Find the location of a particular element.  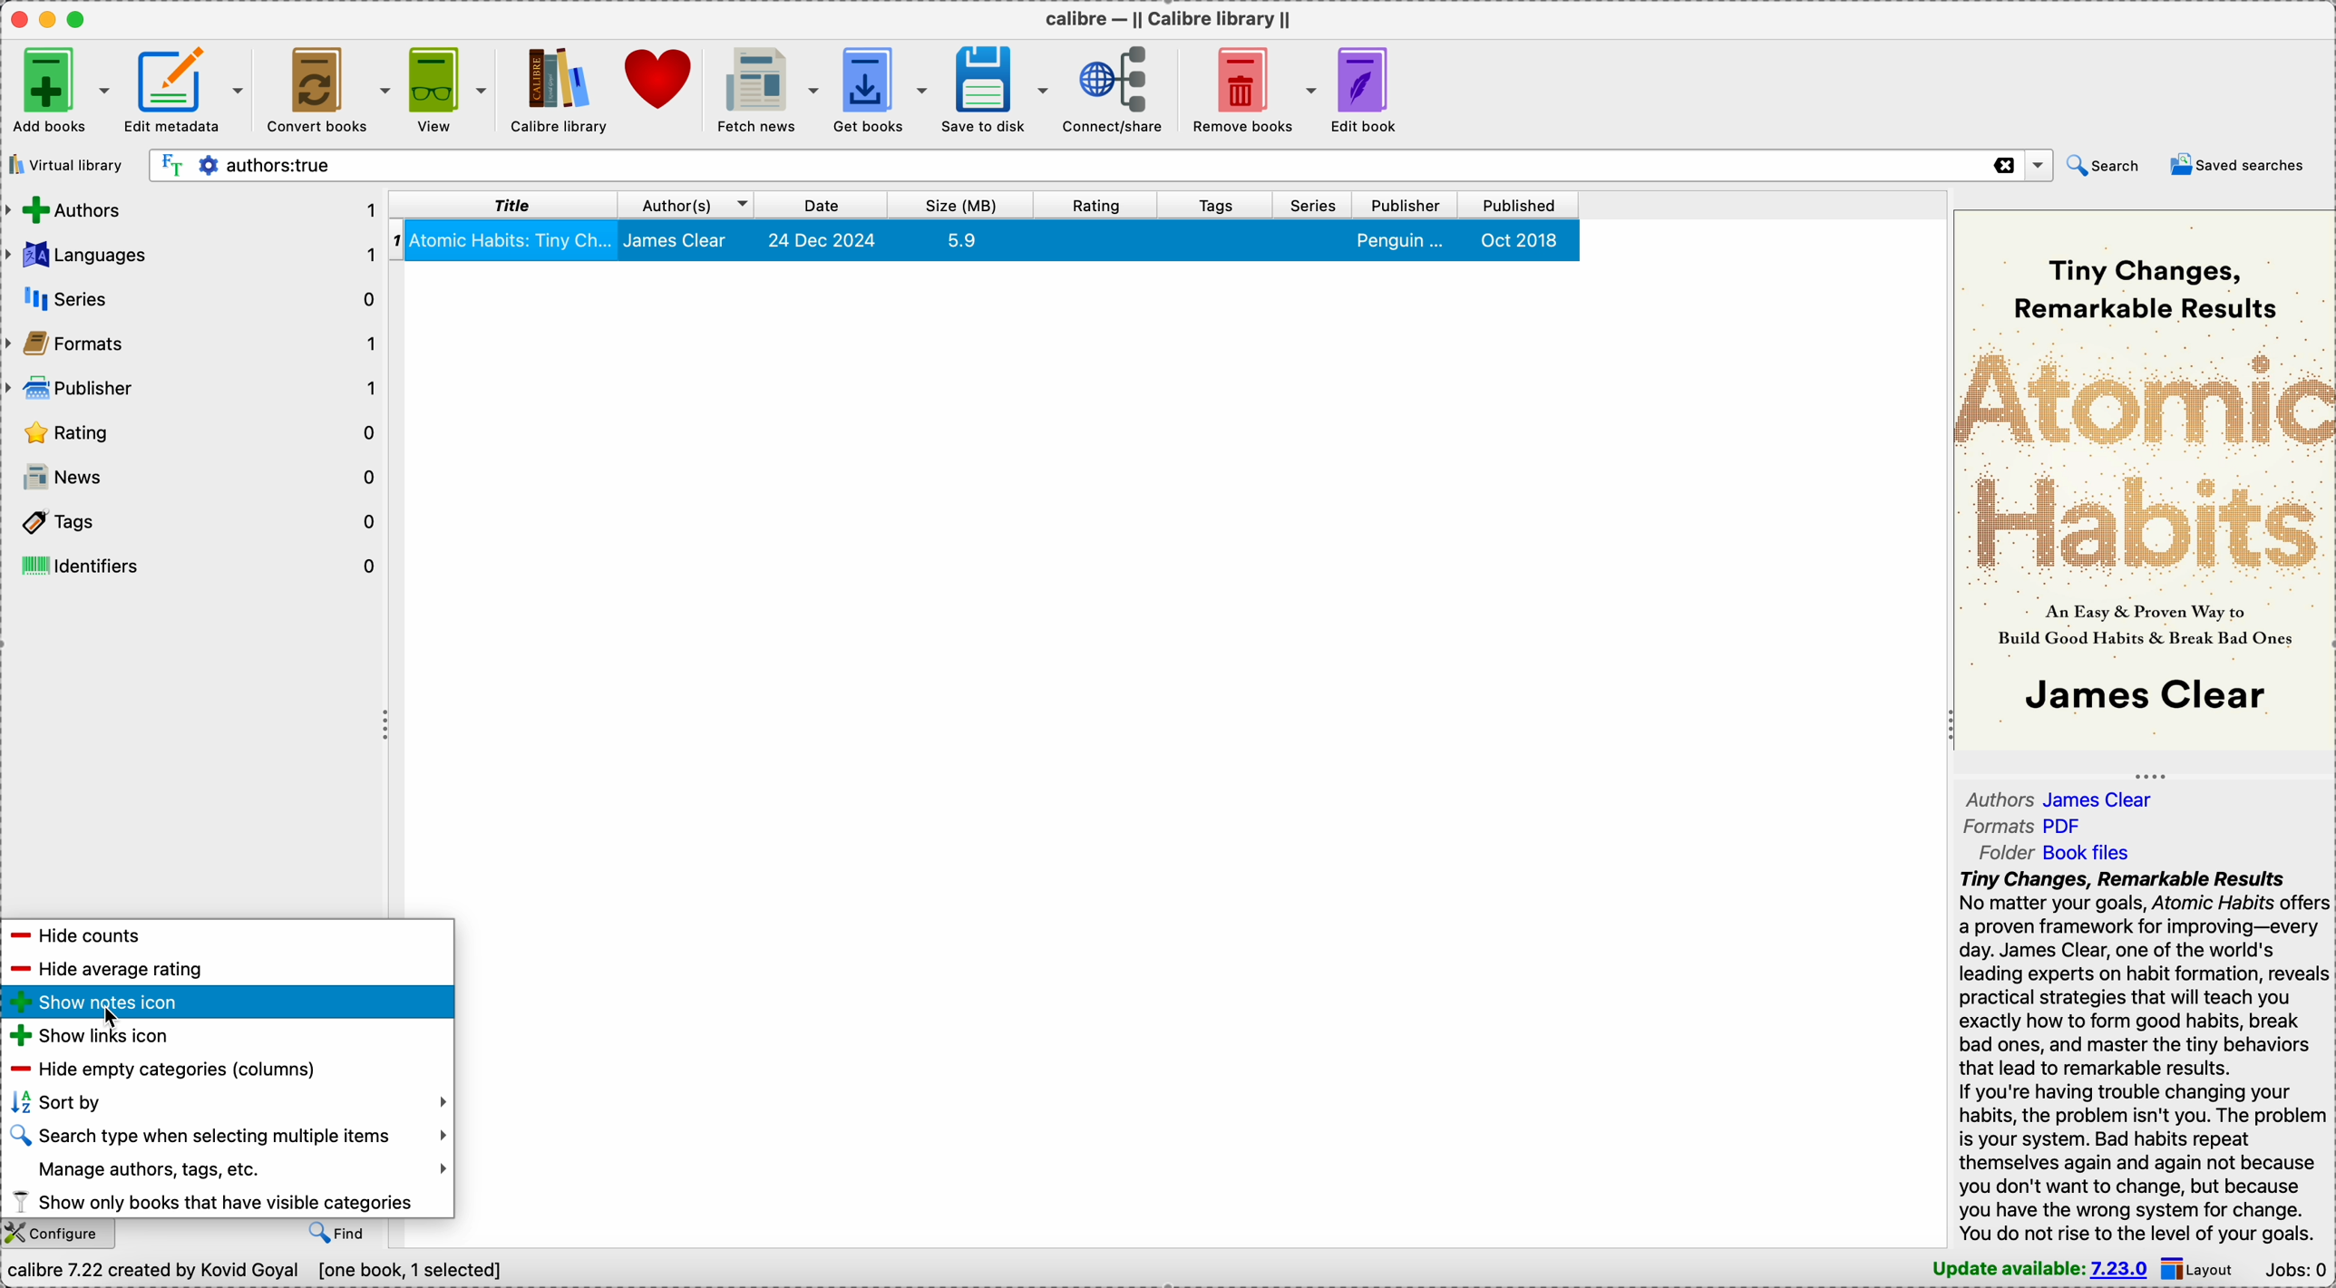

authors is located at coordinates (194, 211).